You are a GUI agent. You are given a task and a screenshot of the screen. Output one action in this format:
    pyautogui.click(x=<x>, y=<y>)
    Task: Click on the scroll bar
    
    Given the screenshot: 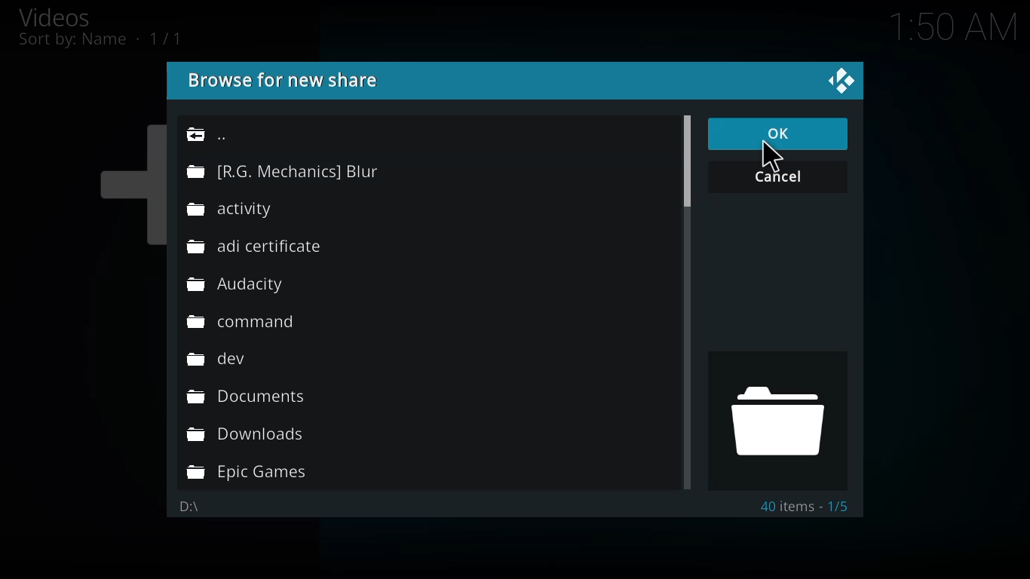 What is the action you would take?
    pyautogui.click(x=687, y=165)
    